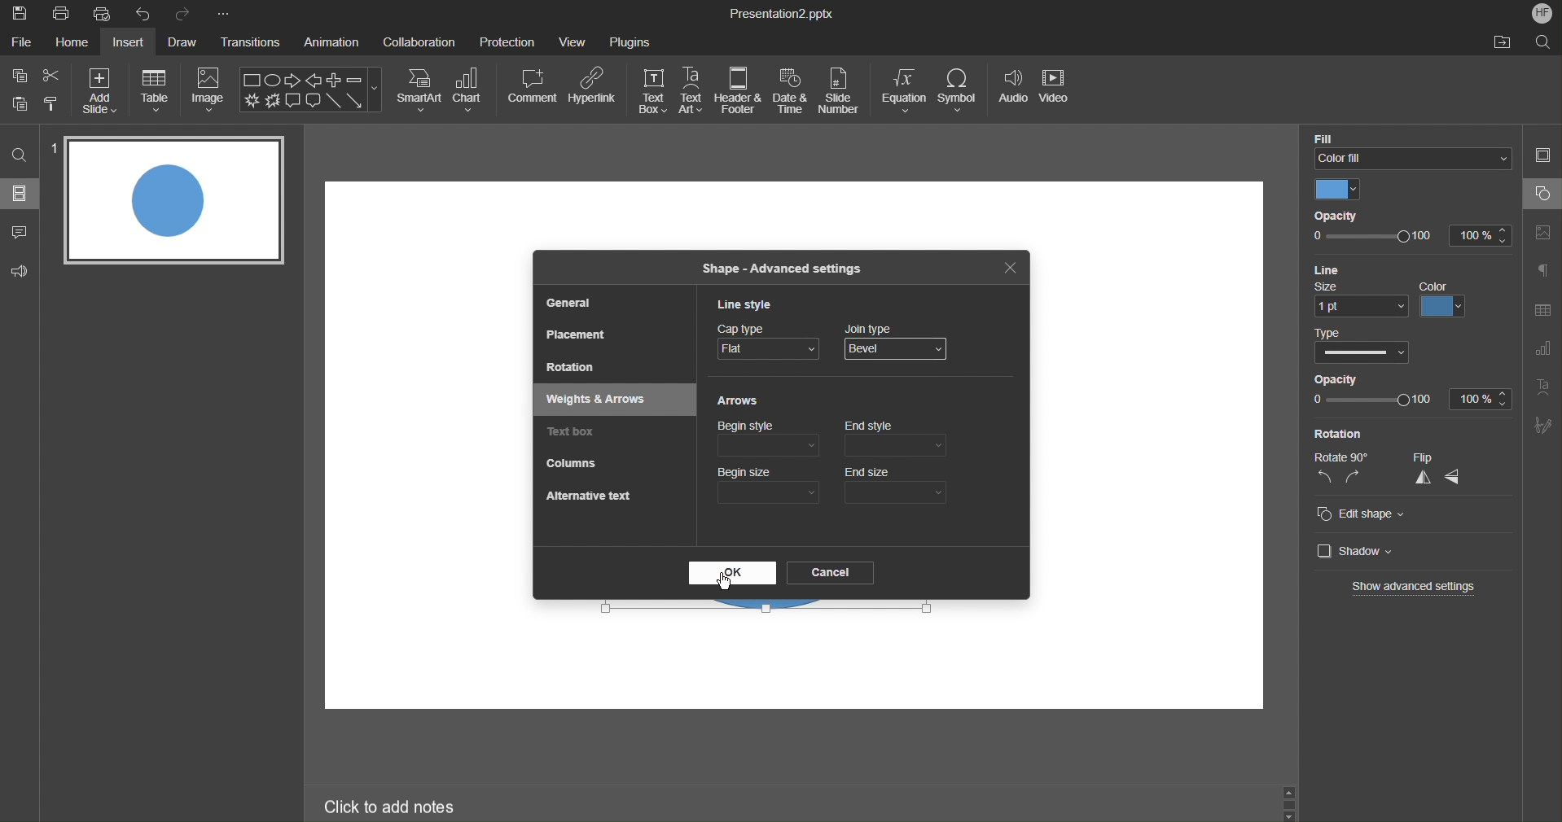 The image size is (1562, 822). What do you see at coordinates (252, 44) in the screenshot?
I see `Transitions` at bounding box center [252, 44].